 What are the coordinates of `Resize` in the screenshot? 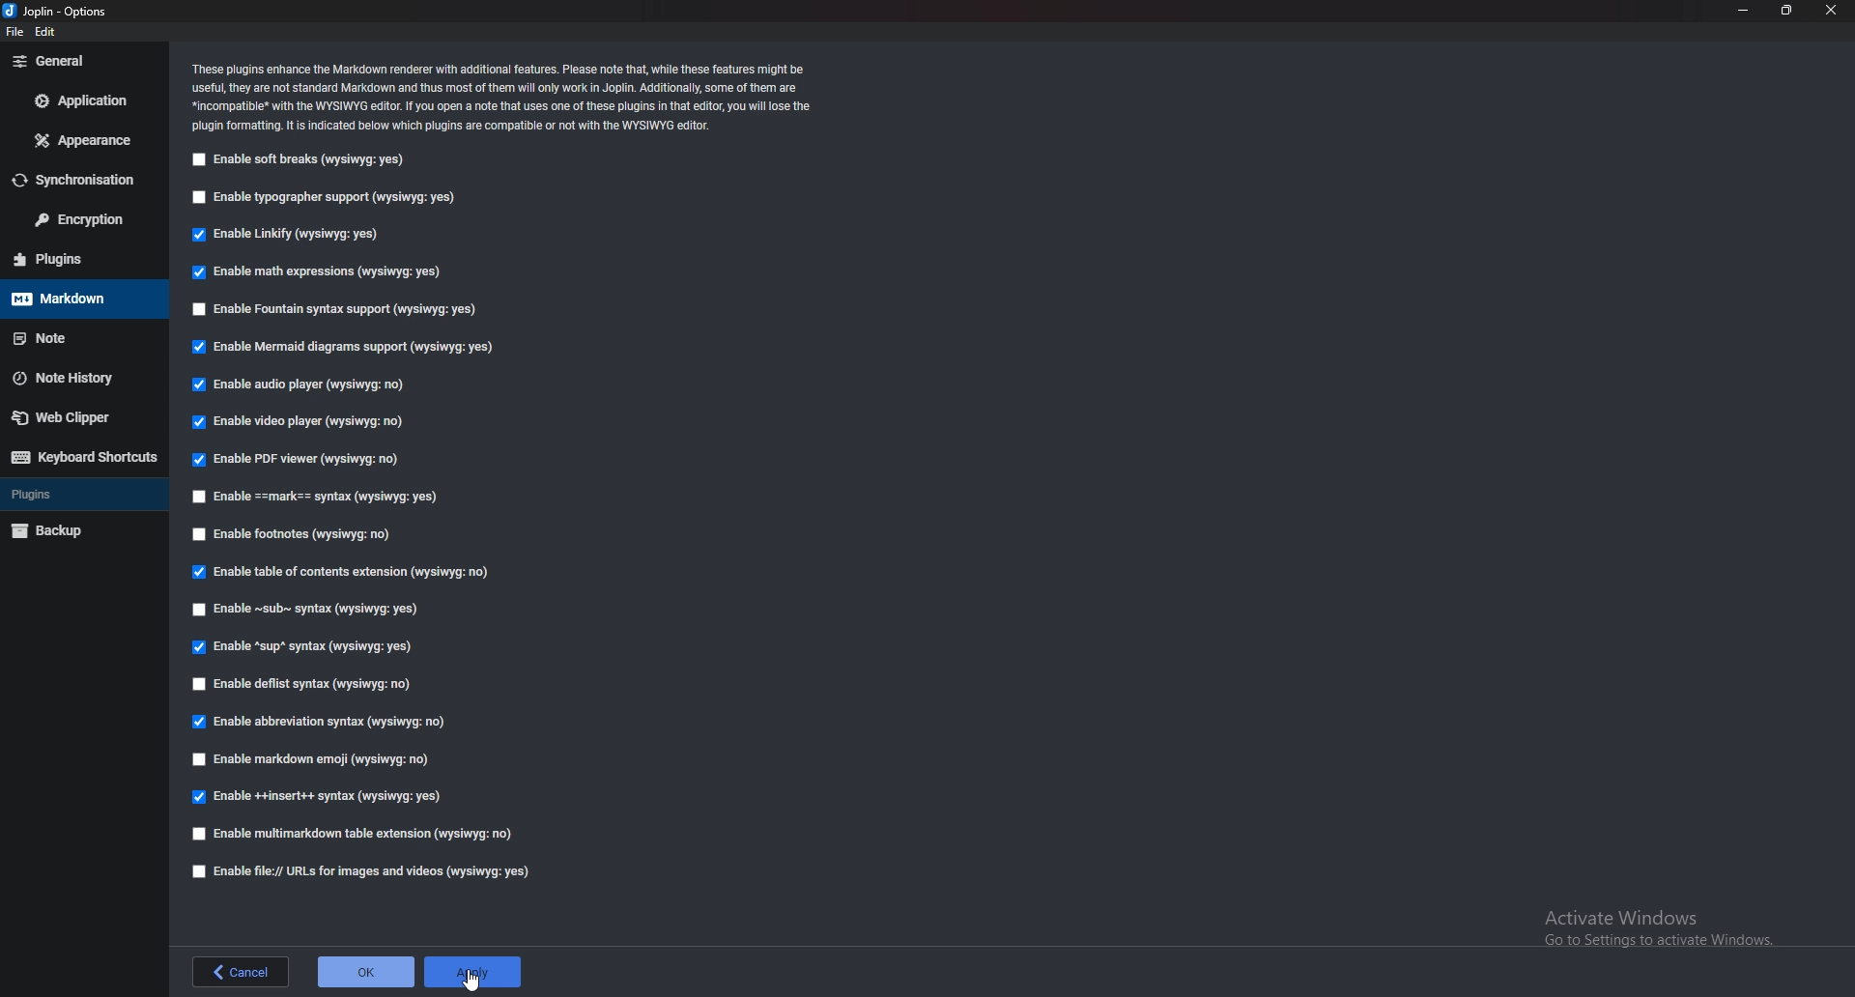 It's located at (1785, 10).